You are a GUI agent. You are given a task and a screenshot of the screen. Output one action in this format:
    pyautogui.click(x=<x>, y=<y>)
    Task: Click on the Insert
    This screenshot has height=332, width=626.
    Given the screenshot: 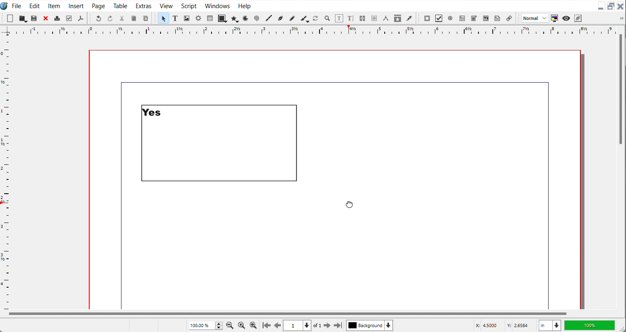 What is the action you would take?
    pyautogui.click(x=77, y=5)
    